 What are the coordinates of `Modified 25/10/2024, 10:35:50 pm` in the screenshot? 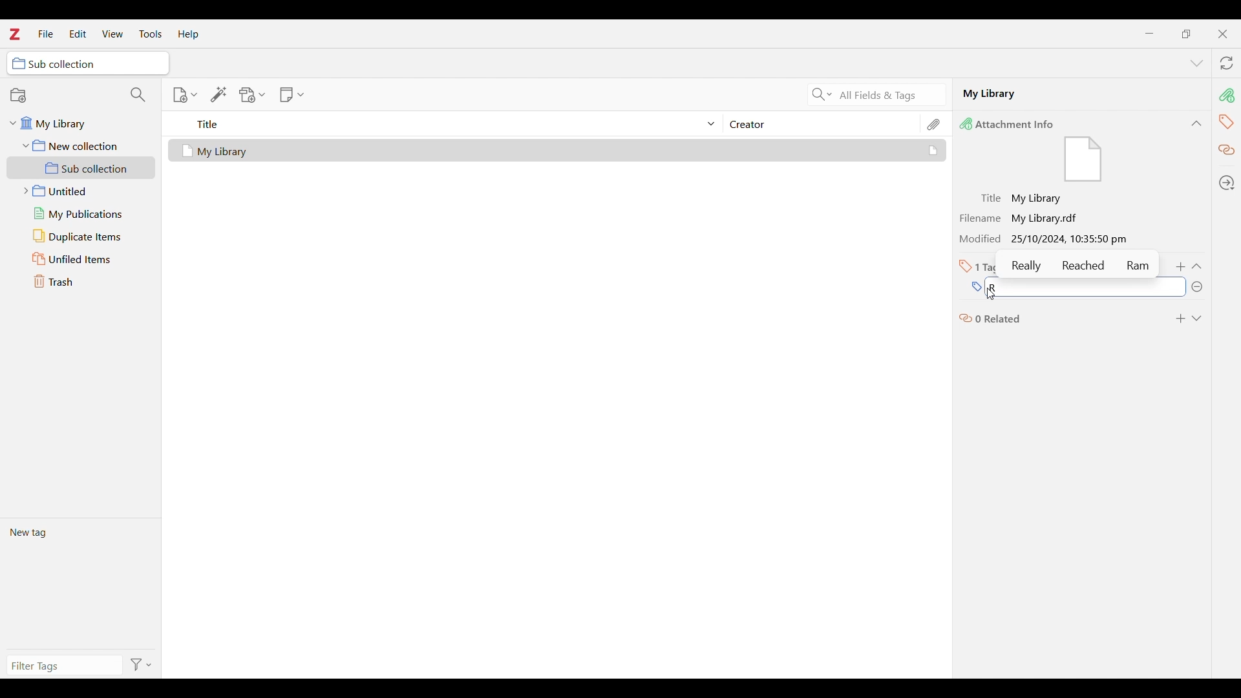 It's located at (1047, 240).